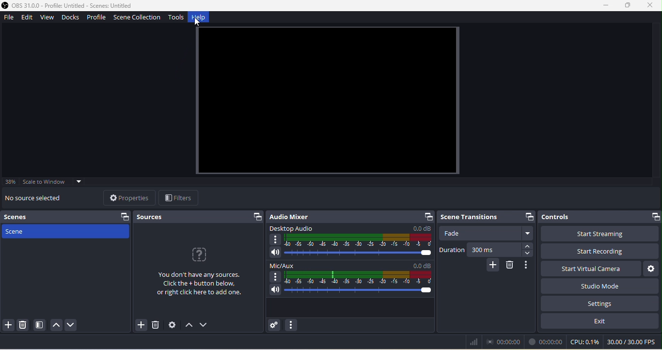  I want to click on audio mixer menu, so click(292, 325).